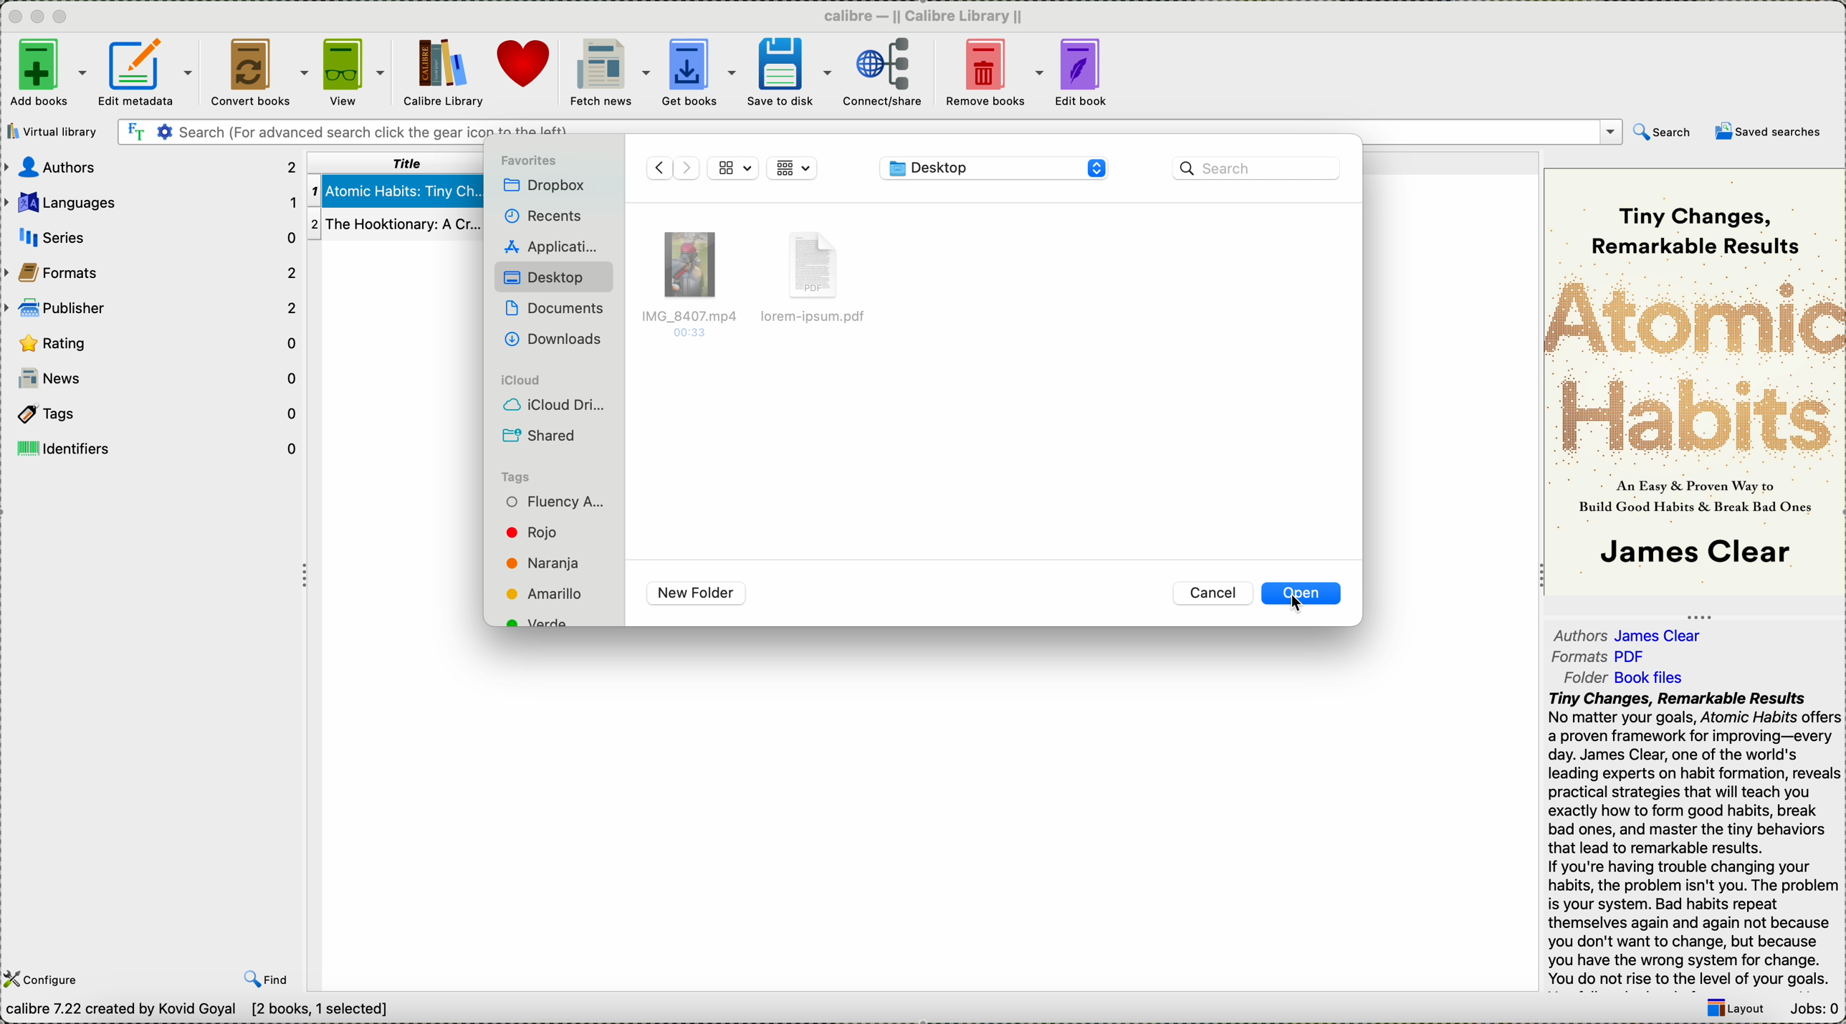 The height and width of the screenshot is (1024, 1846). Describe the element at coordinates (1632, 636) in the screenshot. I see `authors` at that location.